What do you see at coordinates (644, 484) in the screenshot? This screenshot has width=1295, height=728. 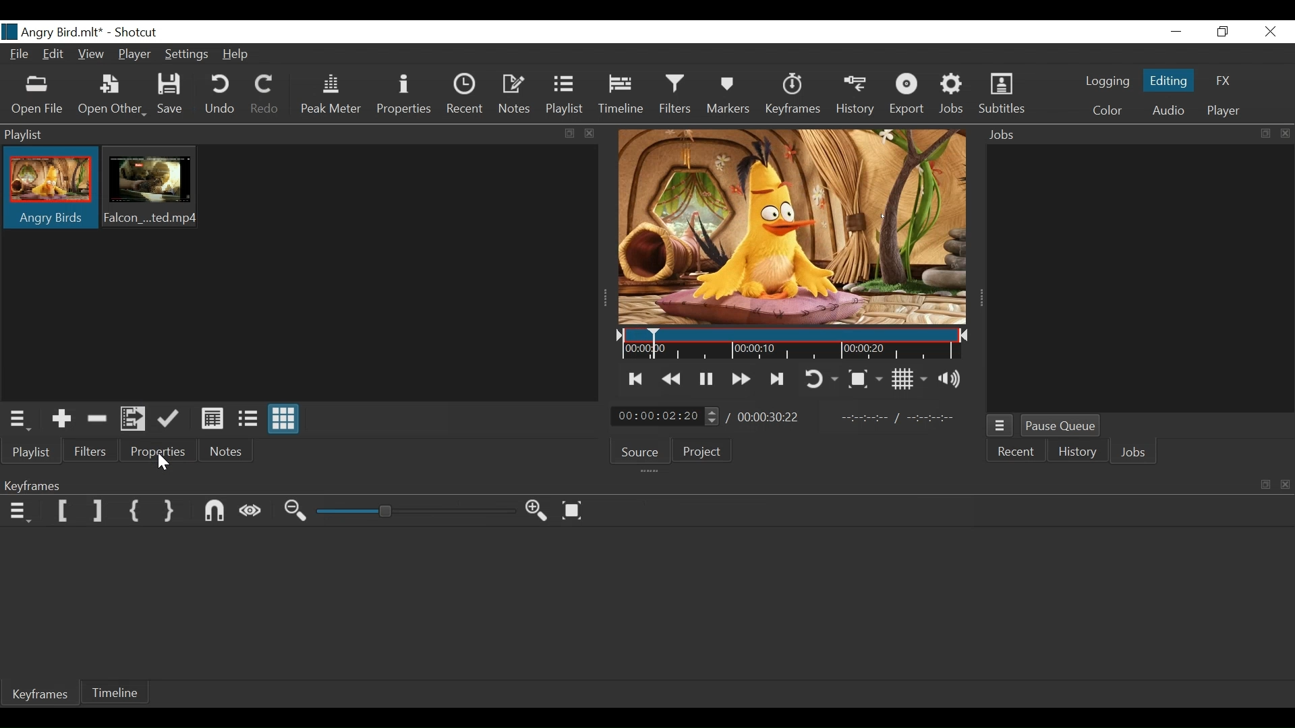 I see `Keyframe Panel` at bounding box center [644, 484].